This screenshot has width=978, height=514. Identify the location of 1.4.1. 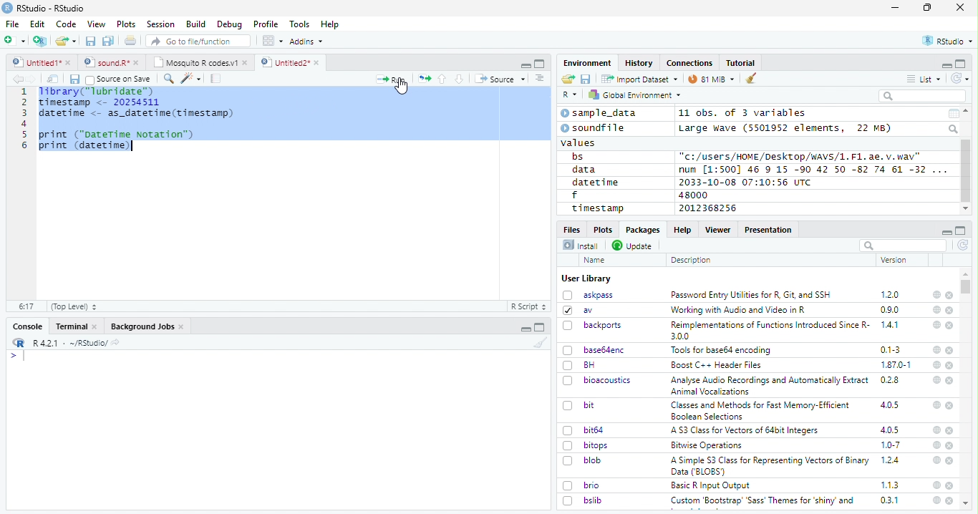
(891, 324).